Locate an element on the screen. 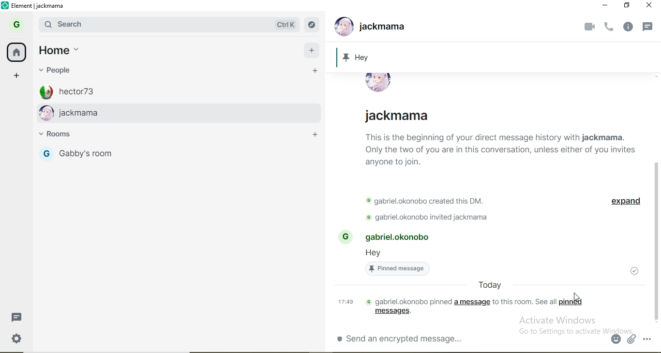 The image size is (661, 353). text is located at coordinates (524, 302).